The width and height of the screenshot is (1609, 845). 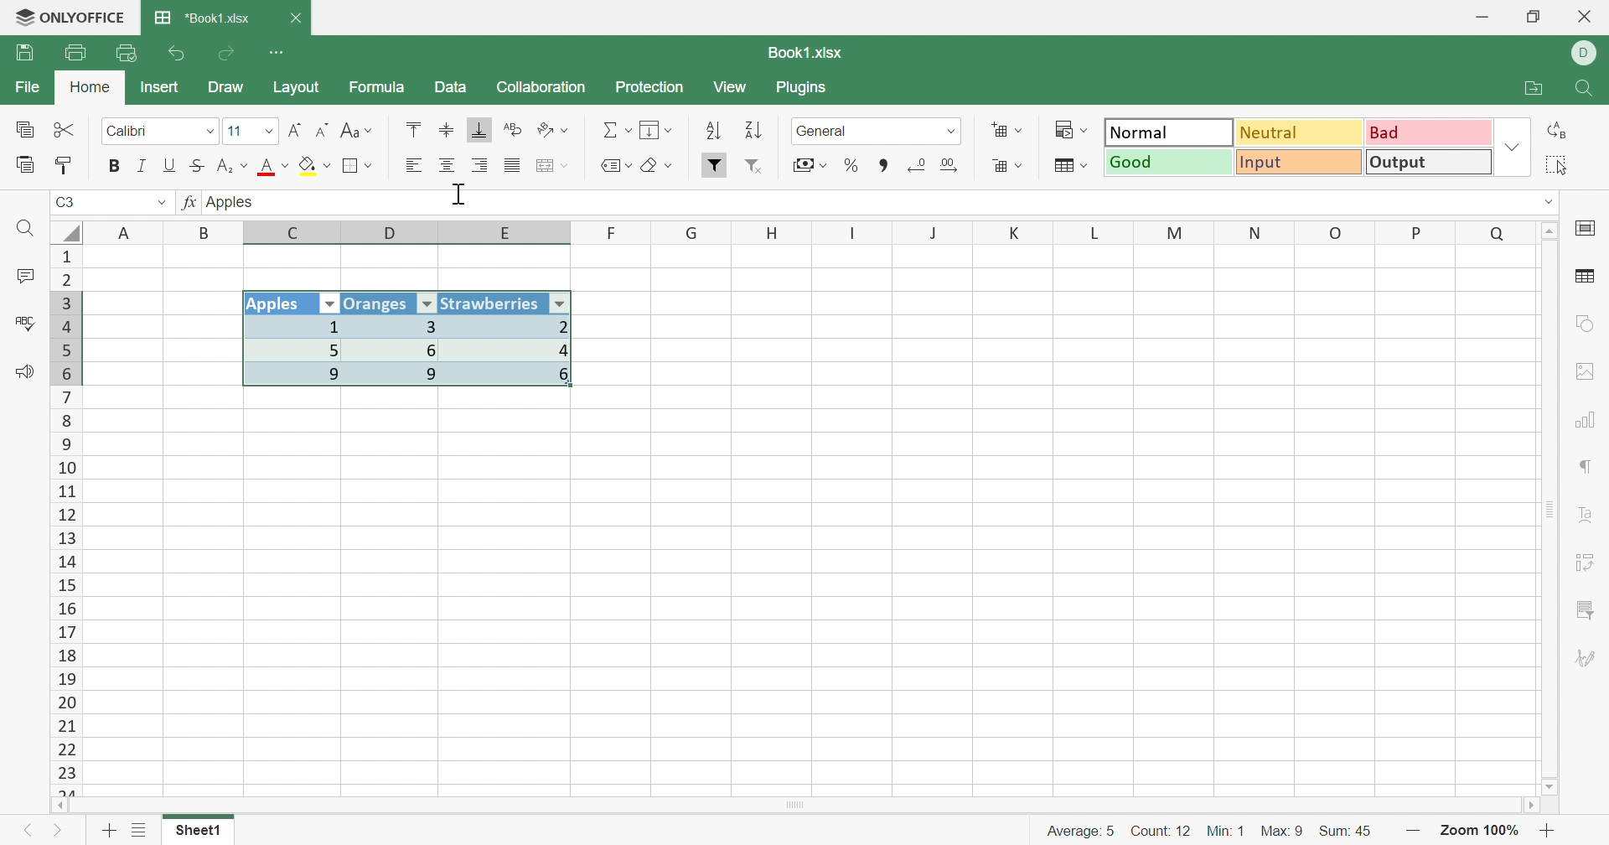 What do you see at coordinates (1591, 371) in the screenshot?
I see `Image settings` at bounding box center [1591, 371].